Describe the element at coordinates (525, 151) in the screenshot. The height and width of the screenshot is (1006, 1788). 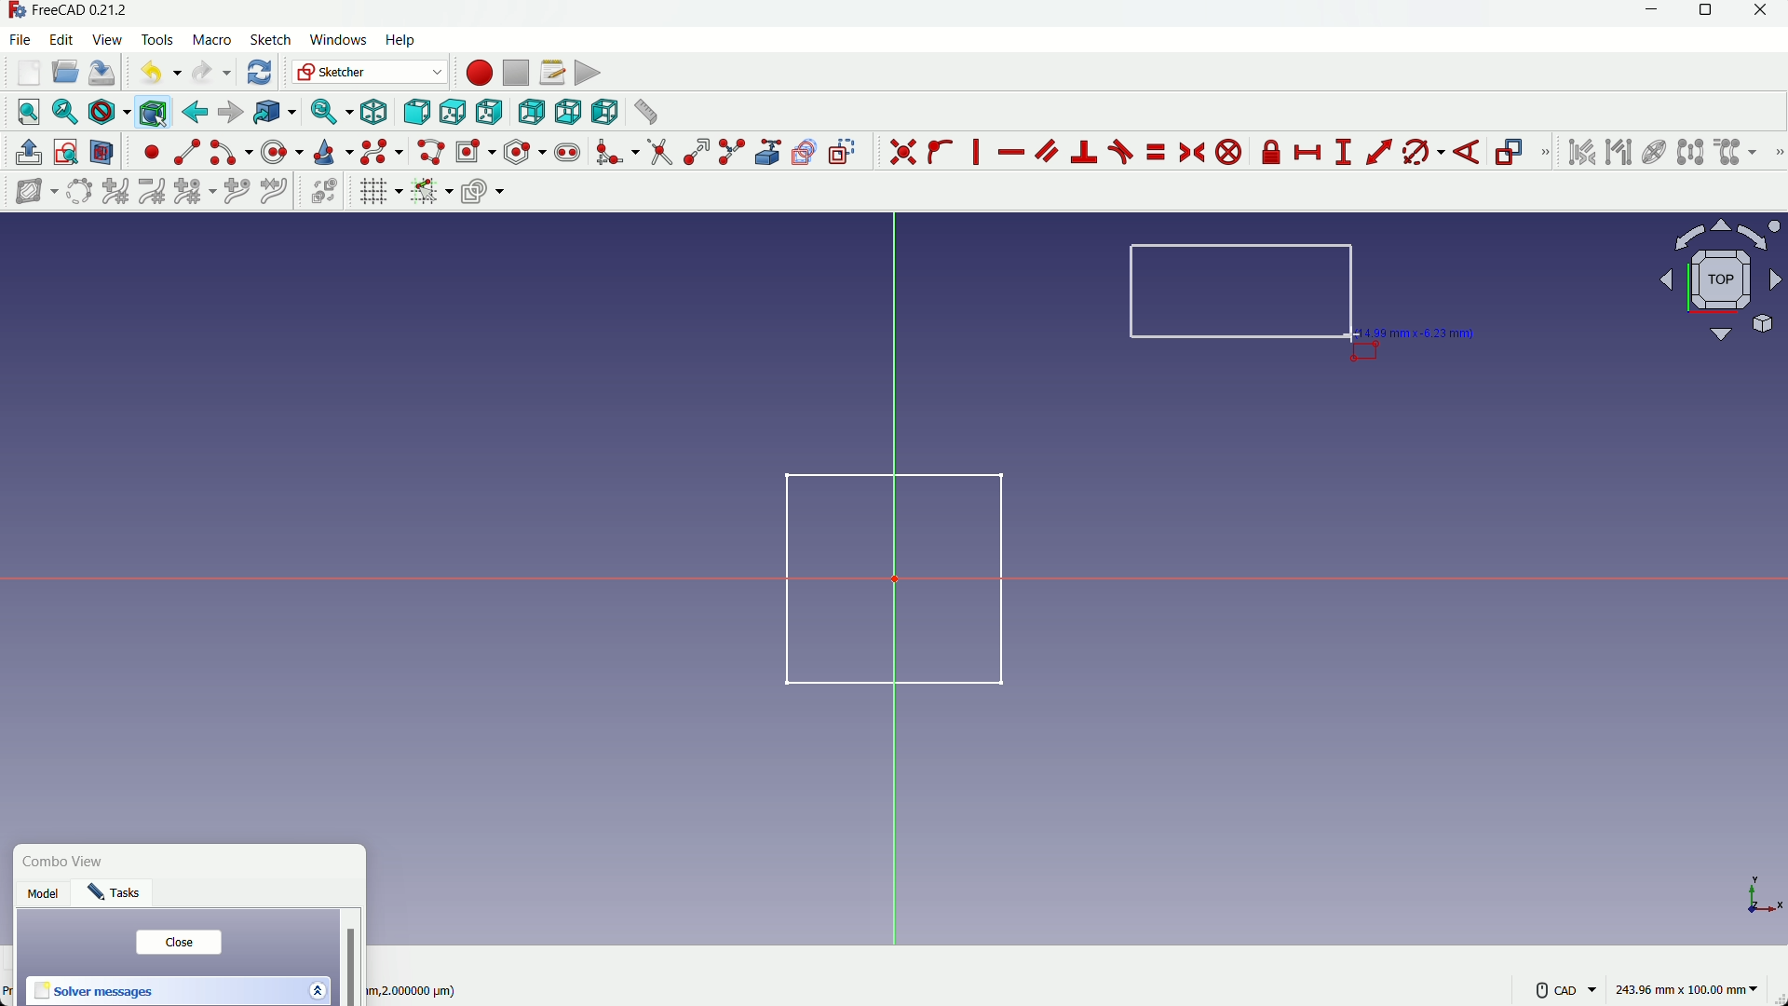
I see `create polygon` at that location.